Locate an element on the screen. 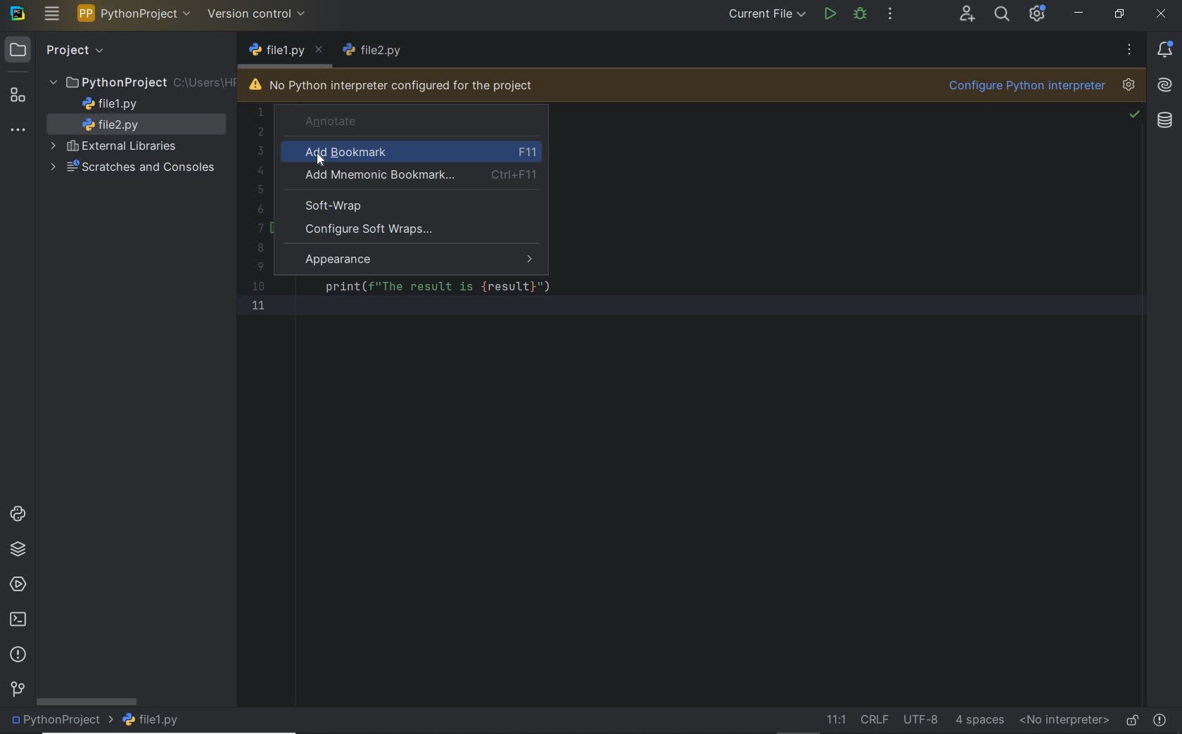 This screenshot has width=1182, height=734. services is located at coordinates (16, 586).